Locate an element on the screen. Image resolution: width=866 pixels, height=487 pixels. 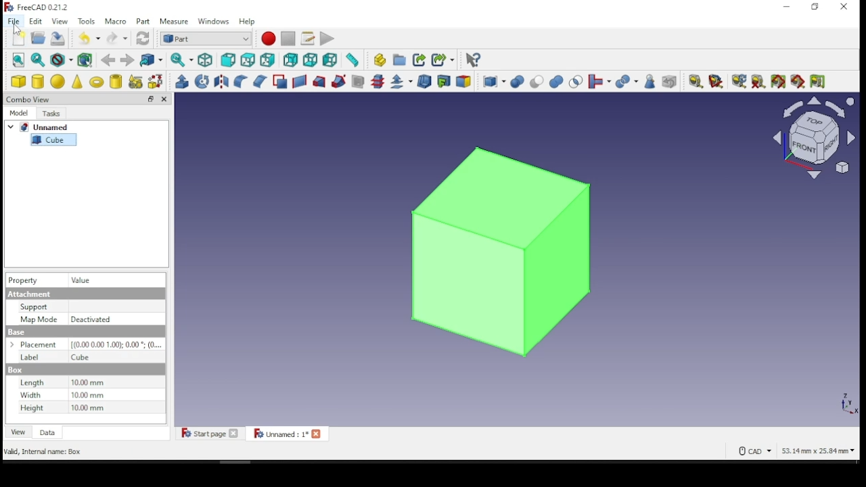
refresh is located at coordinates (143, 39).